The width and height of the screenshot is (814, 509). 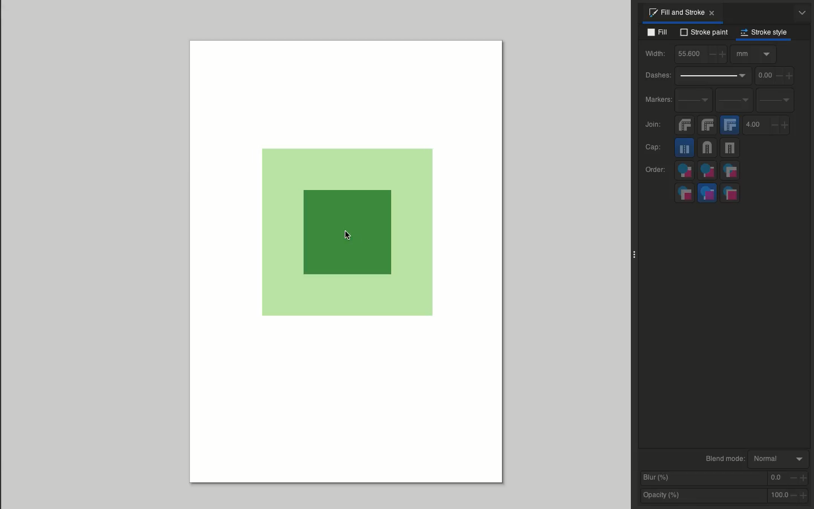 I want to click on Dash pattern, so click(x=713, y=76).